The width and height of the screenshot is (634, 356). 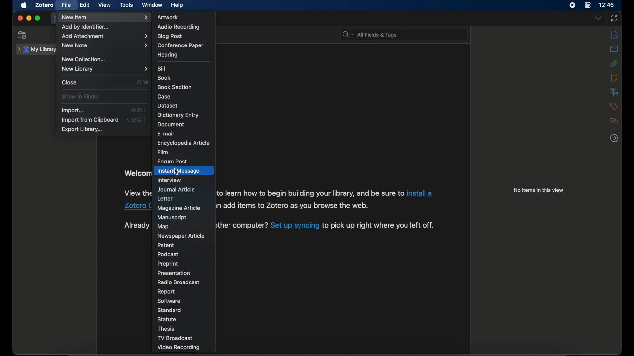 What do you see at coordinates (614, 18) in the screenshot?
I see `sync` at bounding box center [614, 18].